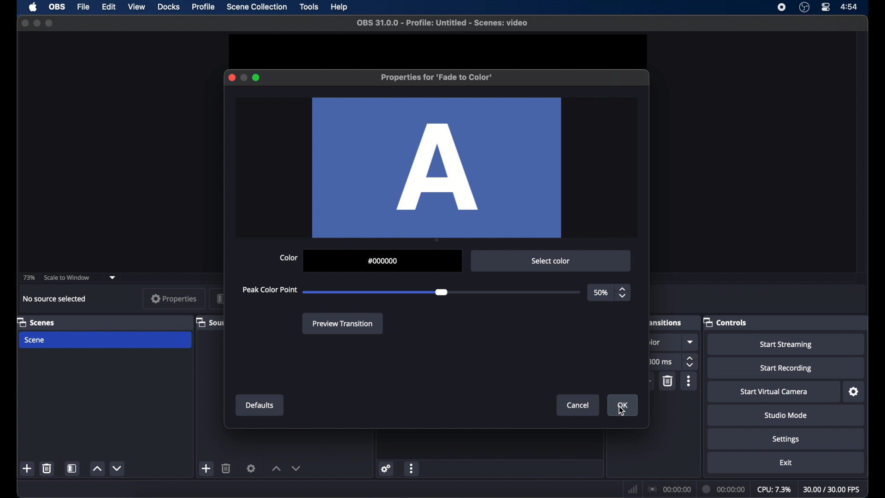  What do you see at coordinates (72, 468) in the screenshot?
I see `scene filters` at bounding box center [72, 468].